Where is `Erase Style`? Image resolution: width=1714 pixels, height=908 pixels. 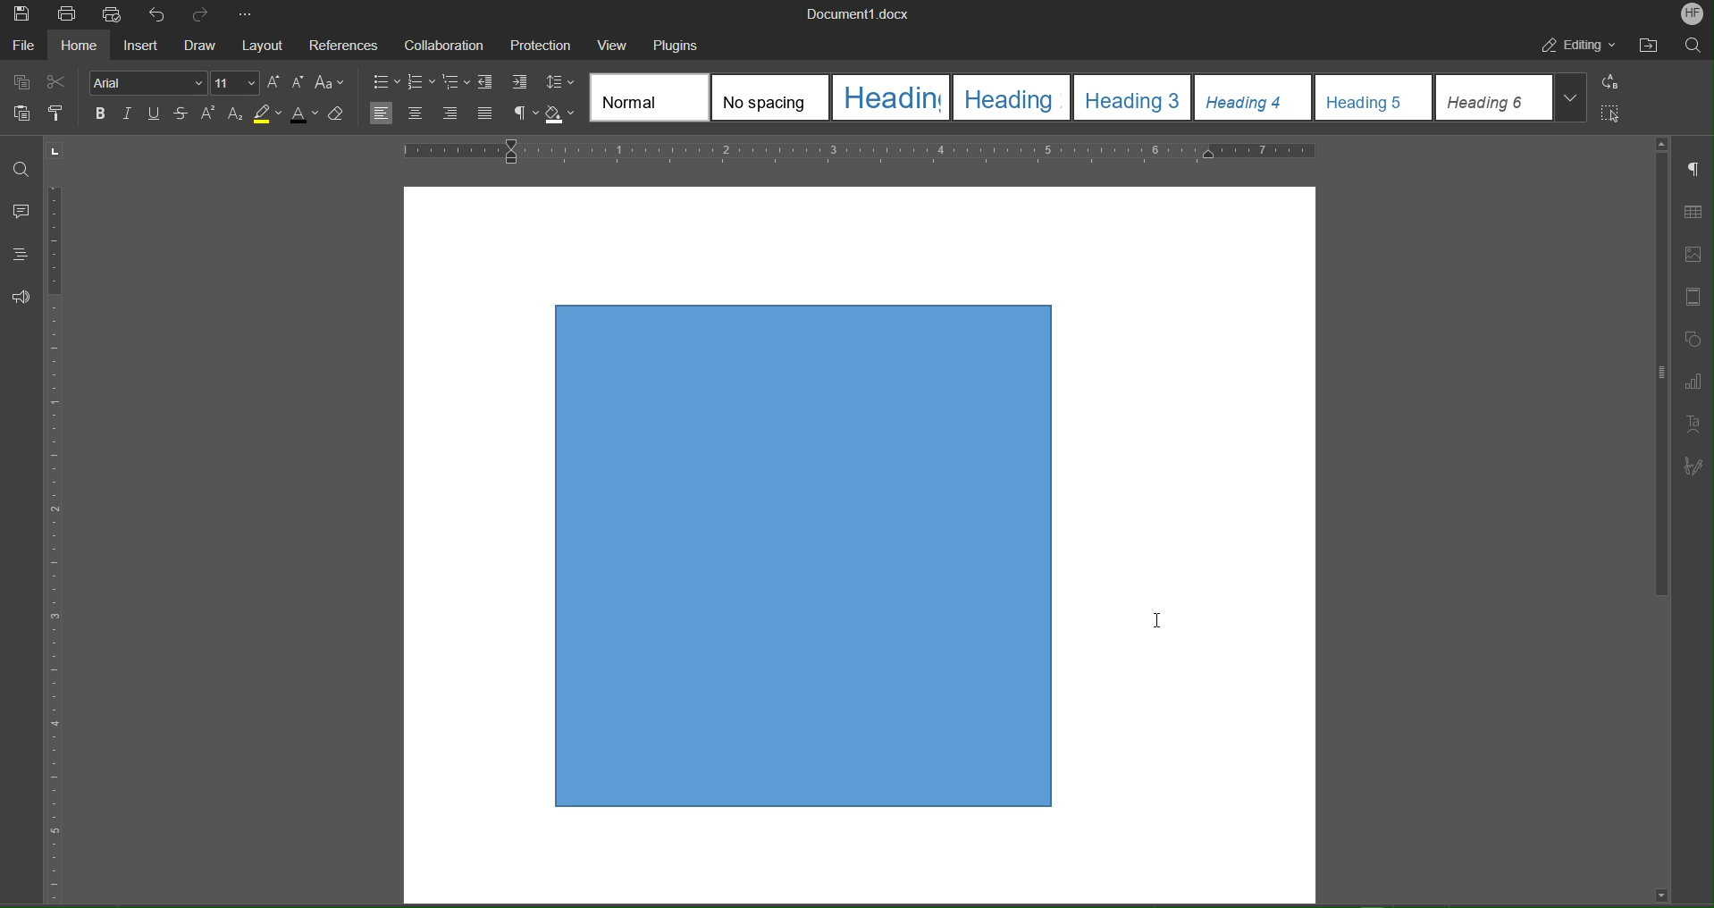
Erase Style is located at coordinates (338, 115).